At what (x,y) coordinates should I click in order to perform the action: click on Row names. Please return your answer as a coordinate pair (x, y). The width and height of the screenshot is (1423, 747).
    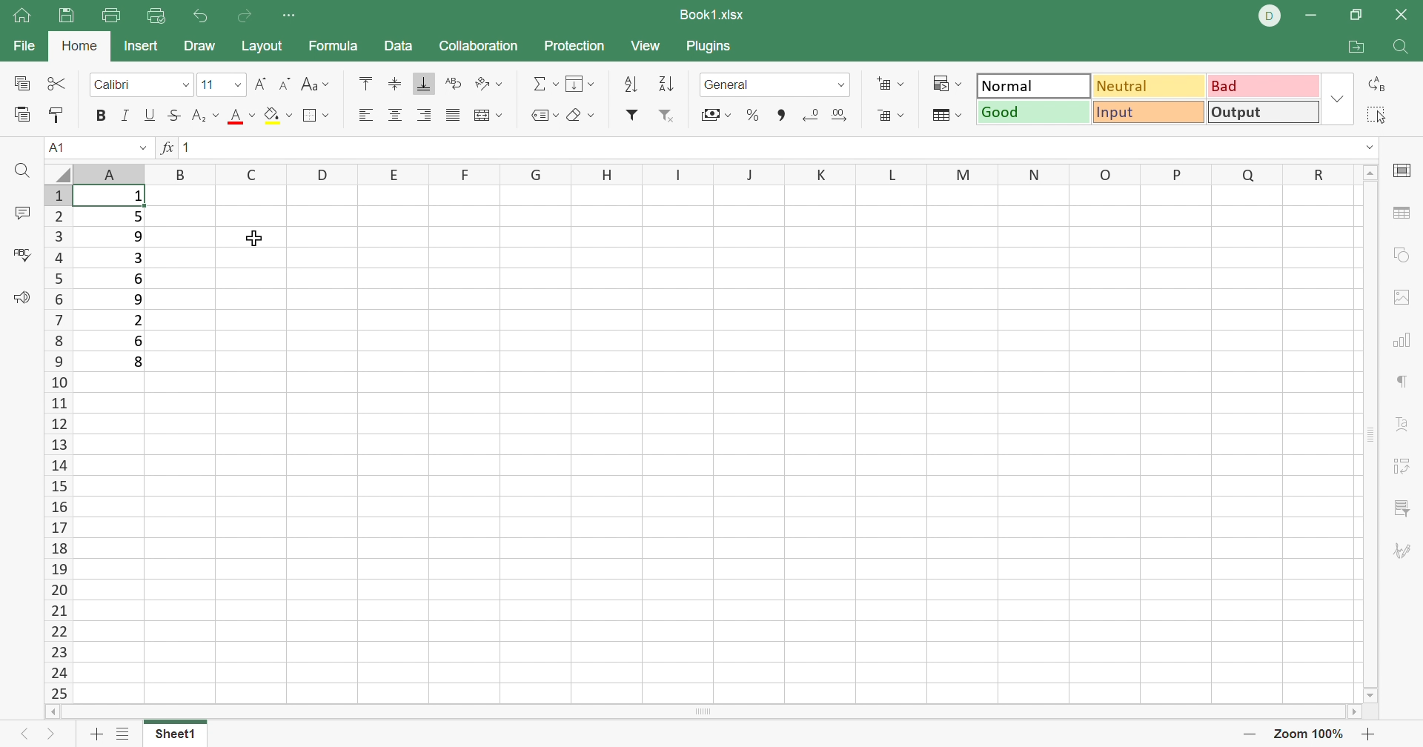
    Looking at the image, I should click on (57, 443).